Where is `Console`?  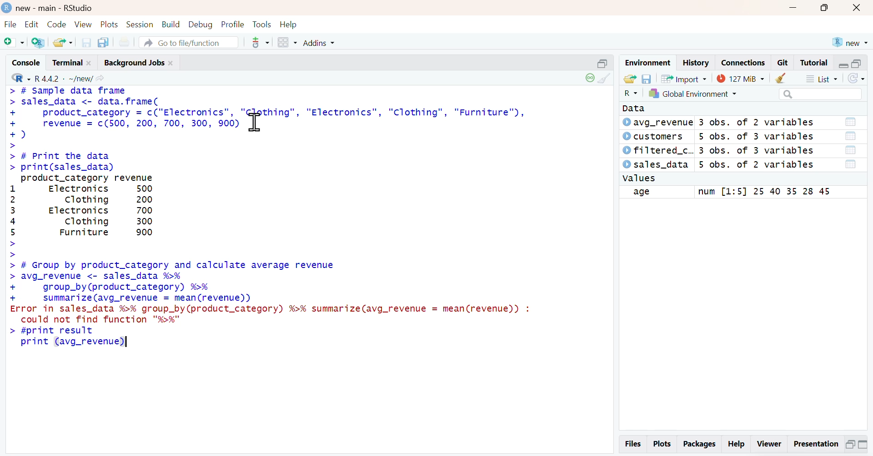
Console is located at coordinates (26, 62).